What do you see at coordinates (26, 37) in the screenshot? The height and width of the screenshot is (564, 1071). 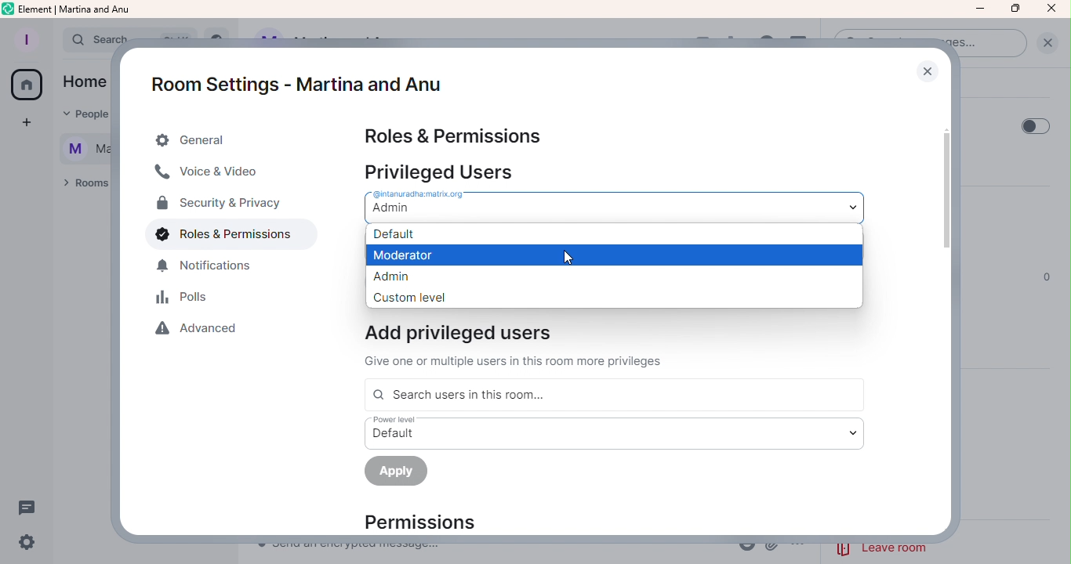 I see `Profile ` at bounding box center [26, 37].